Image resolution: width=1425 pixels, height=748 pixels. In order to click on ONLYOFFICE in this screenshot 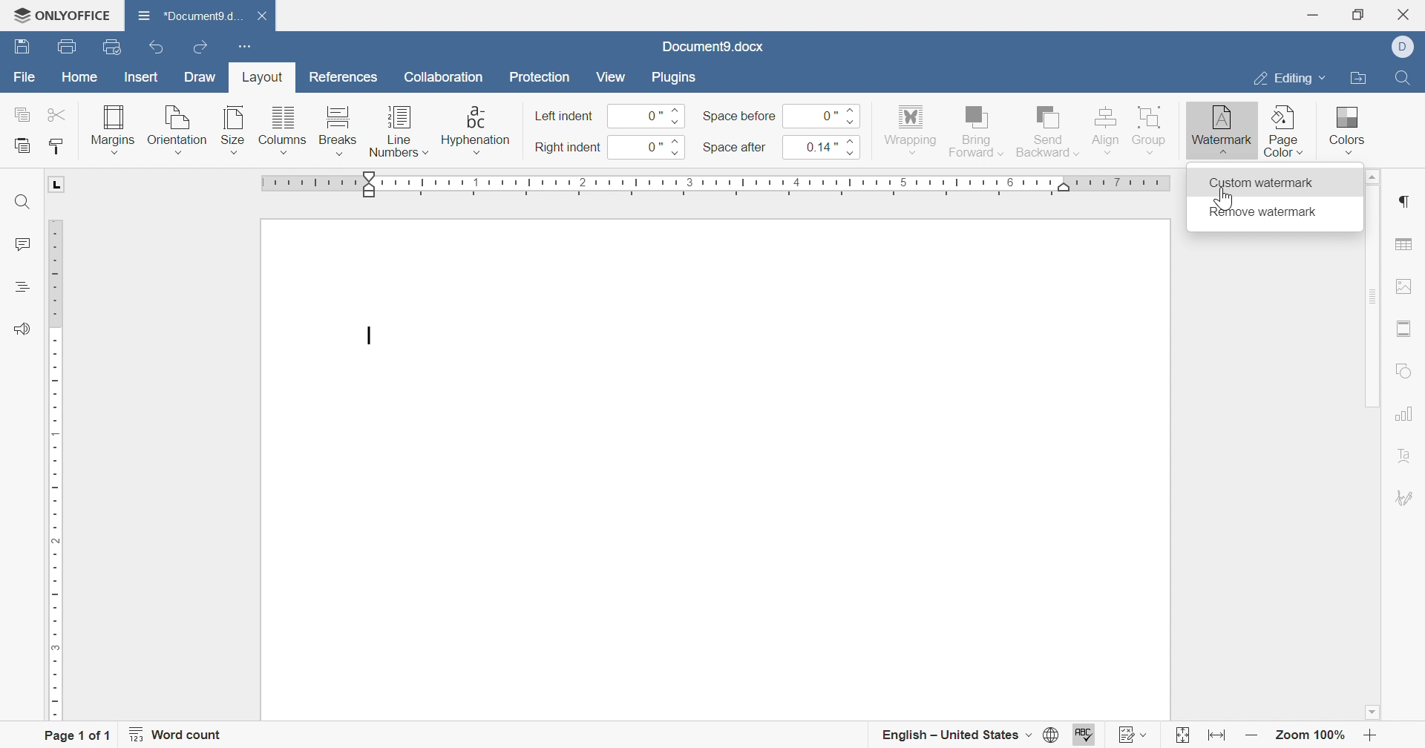, I will do `click(61, 13)`.